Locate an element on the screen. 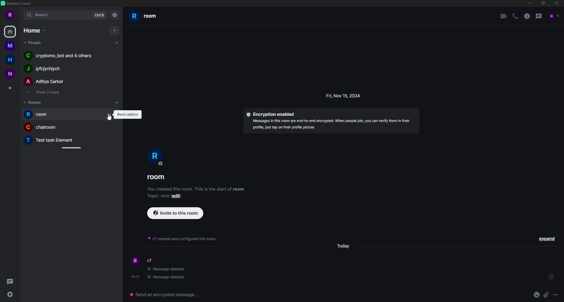  day is located at coordinates (344, 247).